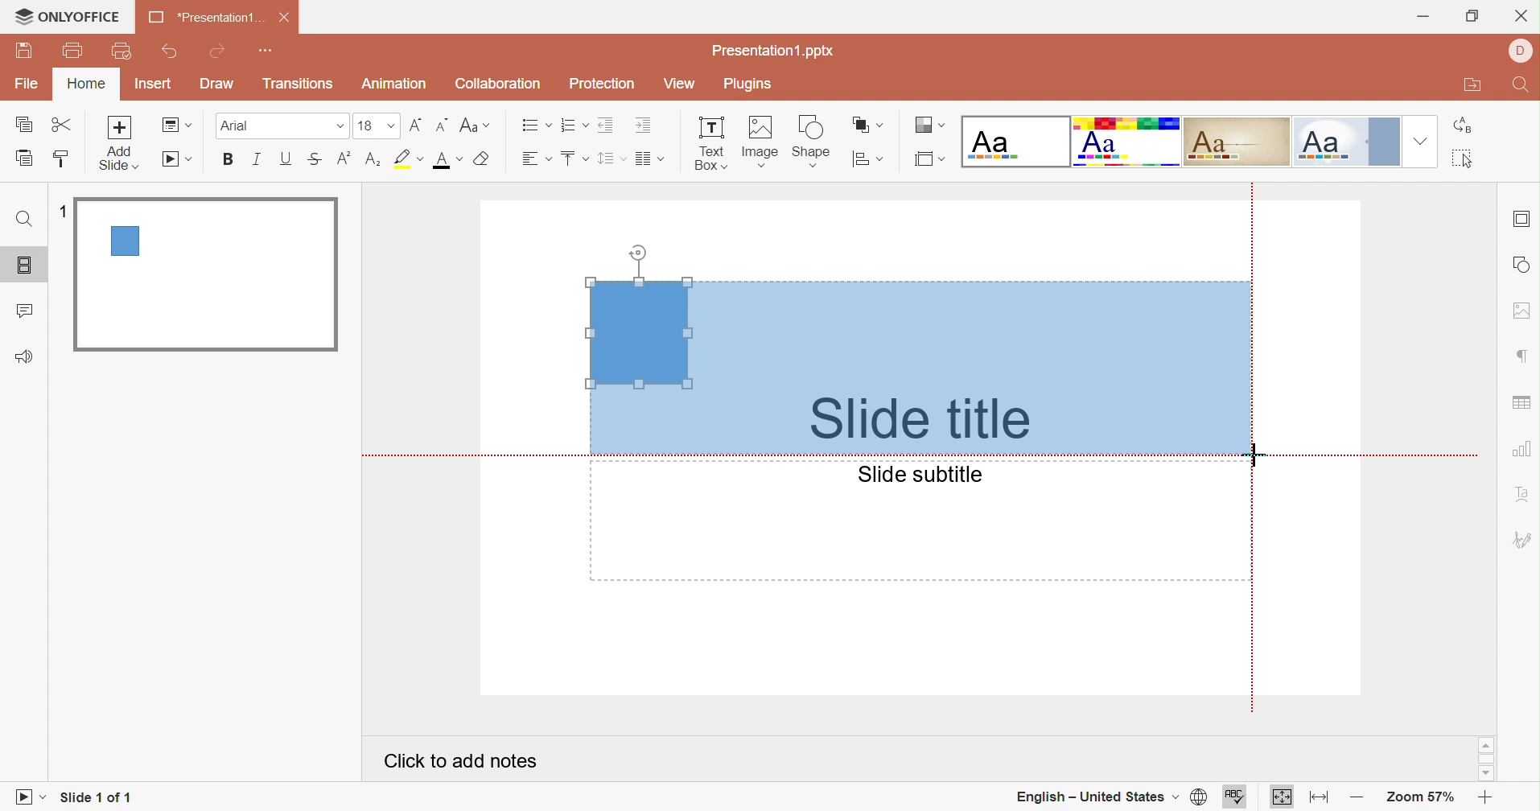 This screenshot has width=1540, height=811. What do you see at coordinates (1466, 160) in the screenshot?
I see `Select all` at bounding box center [1466, 160].